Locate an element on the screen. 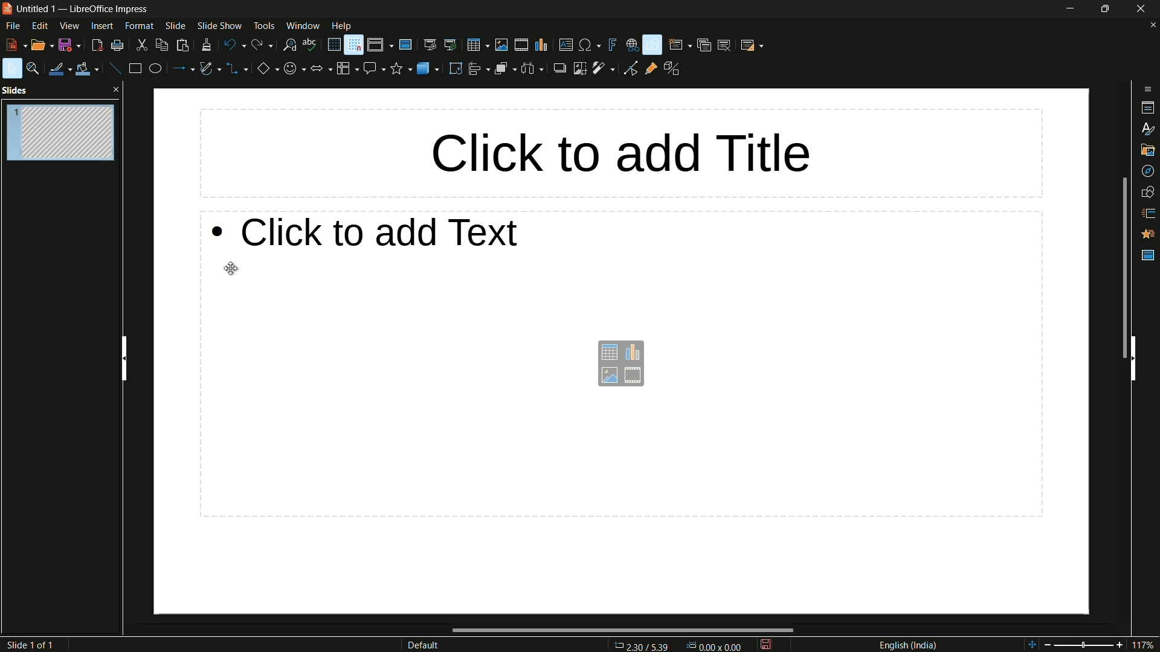  click to add title is located at coordinates (626, 150).